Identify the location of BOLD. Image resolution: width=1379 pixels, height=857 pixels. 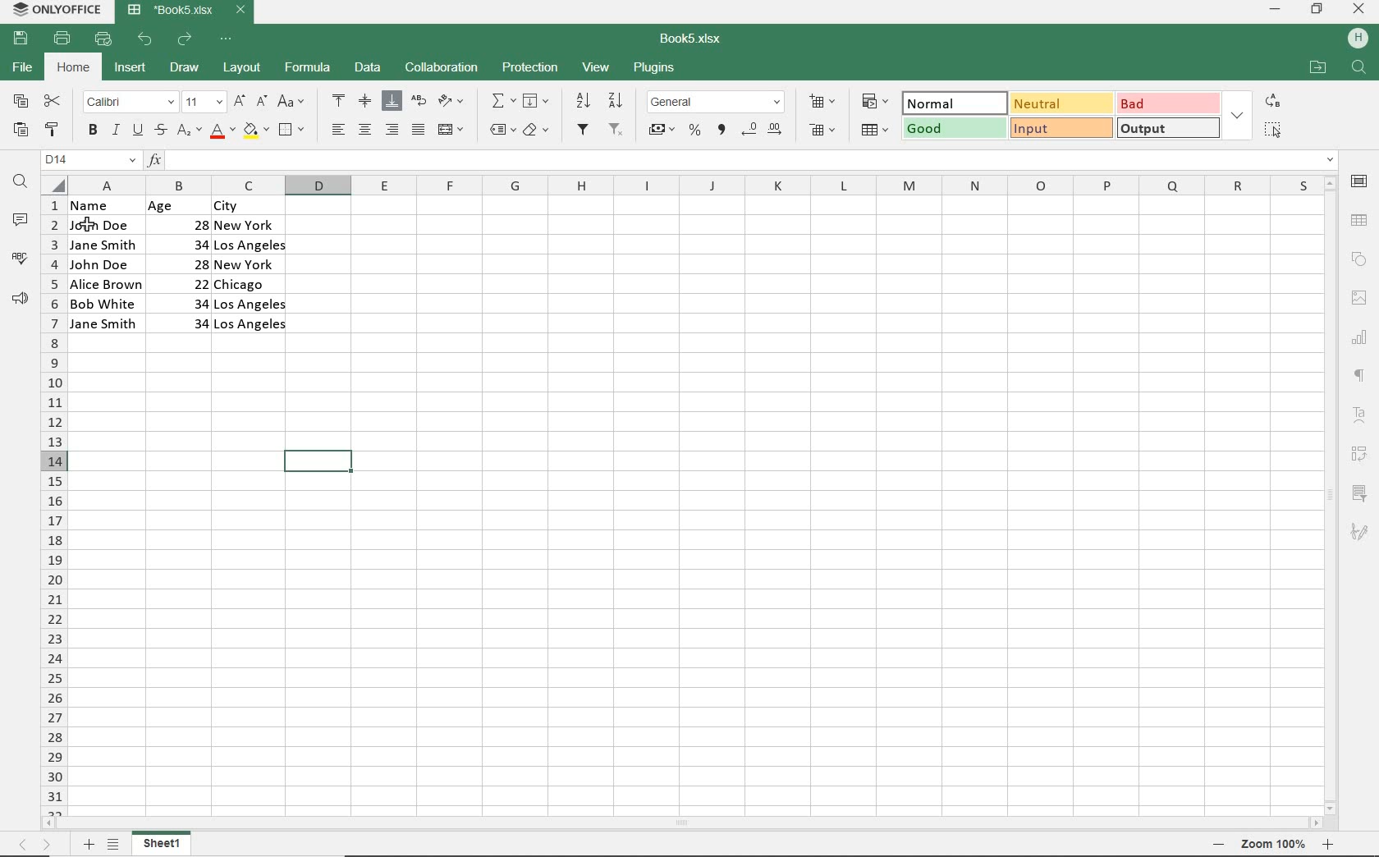
(92, 131).